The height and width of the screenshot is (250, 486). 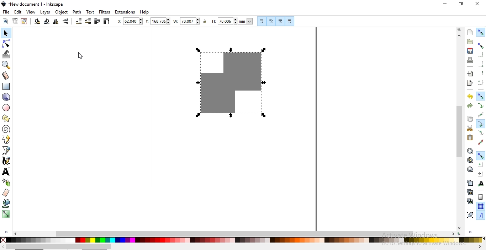 I want to click on raise selection to top, so click(x=107, y=22).